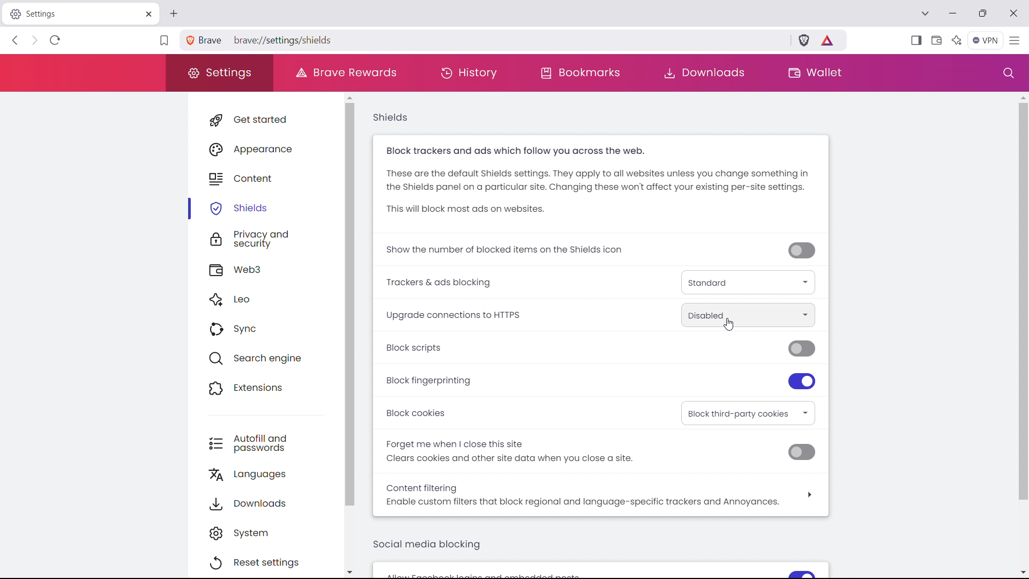  I want to click on settings, so click(218, 73).